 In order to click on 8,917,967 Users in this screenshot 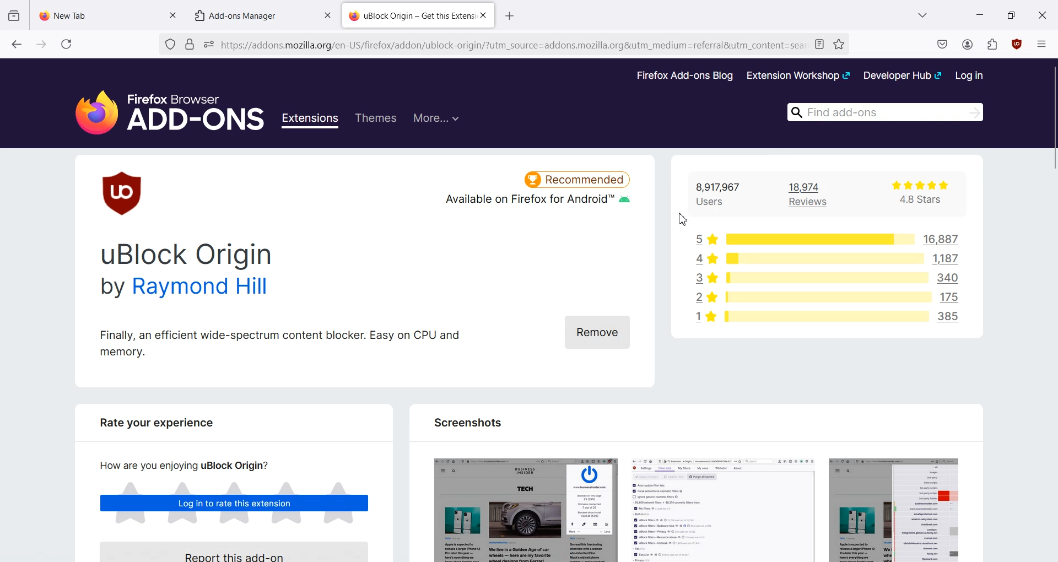, I will do `click(724, 194)`.